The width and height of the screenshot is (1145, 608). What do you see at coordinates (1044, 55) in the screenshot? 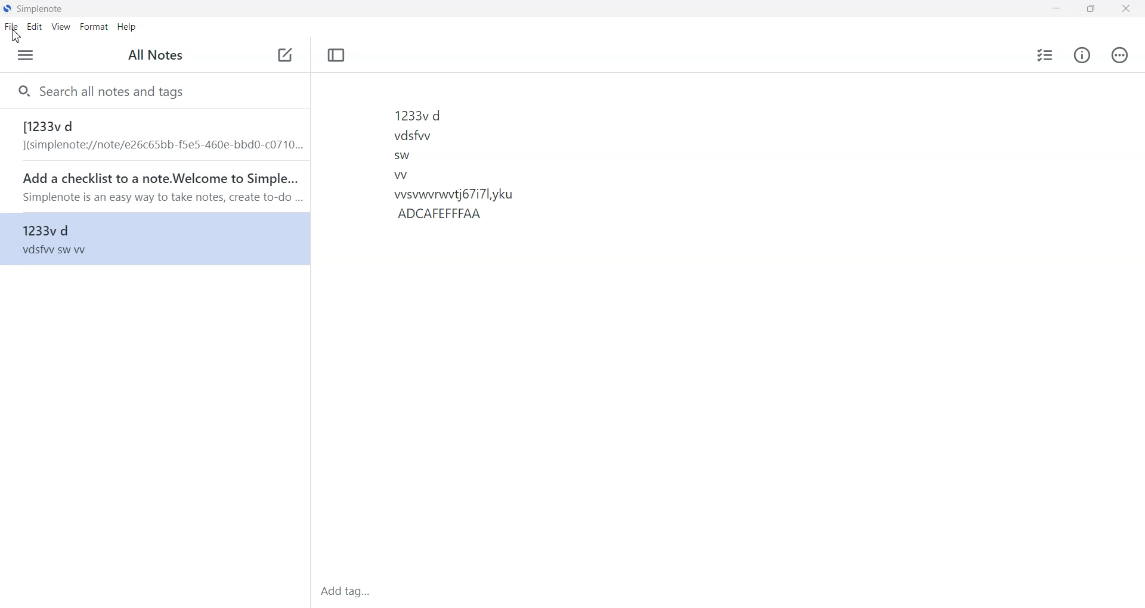
I see `Insert checklist` at bounding box center [1044, 55].